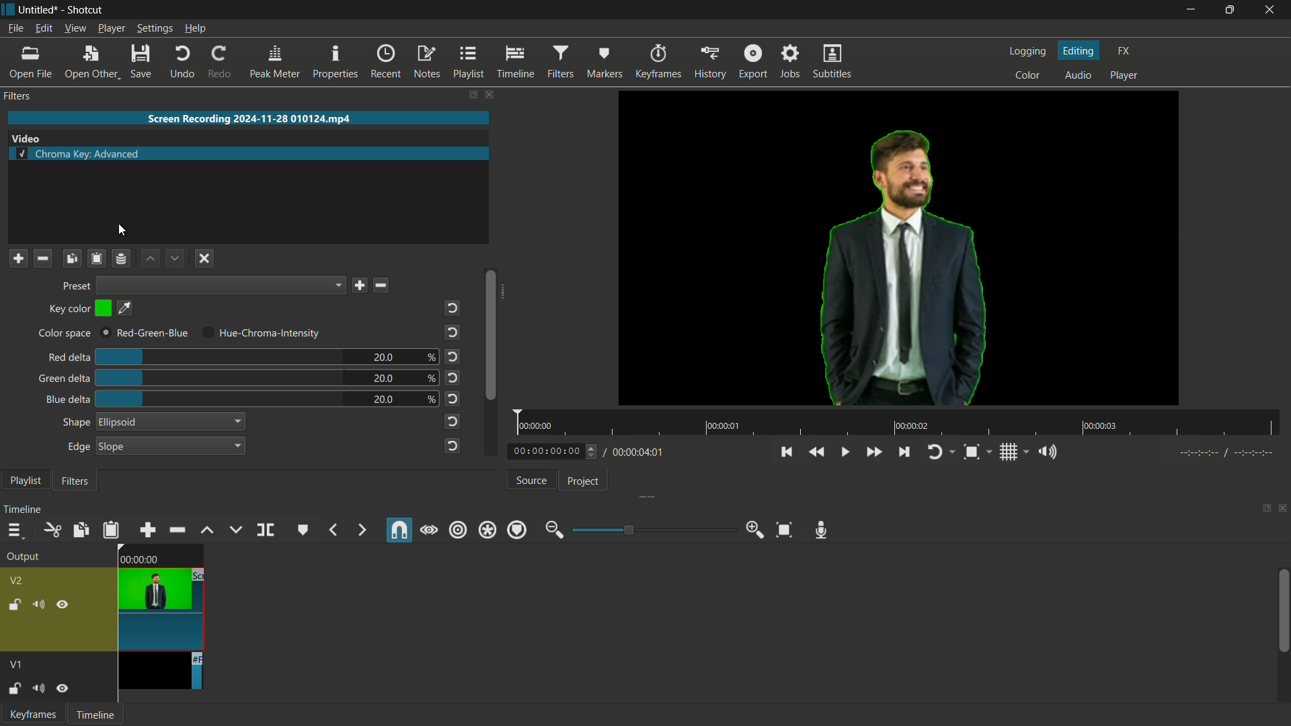 The width and height of the screenshot is (1291, 726). Describe the element at coordinates (178, 531) in the screenshot. I see `ripple delete` at that location.